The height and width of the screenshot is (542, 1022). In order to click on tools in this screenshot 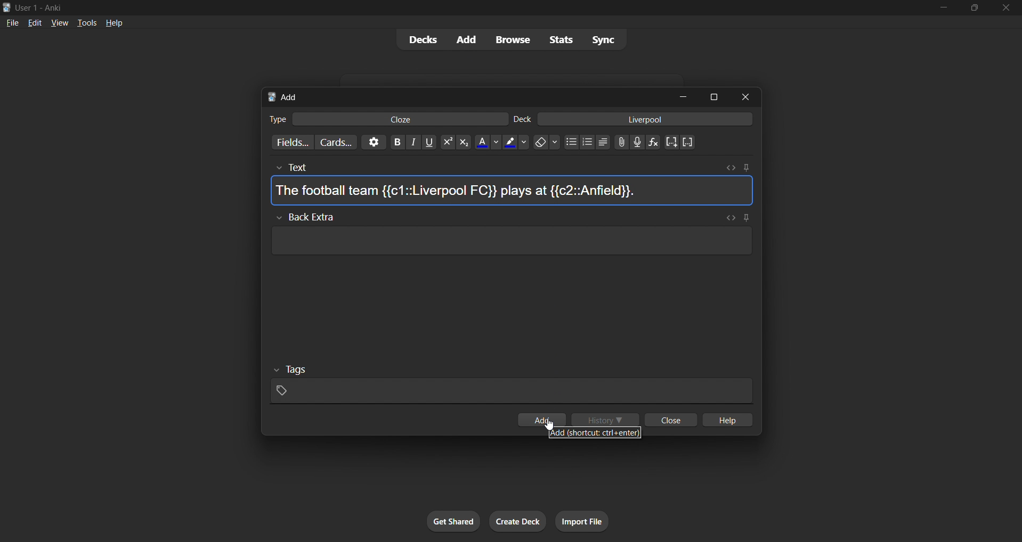, I will do `click(86, 23)`.